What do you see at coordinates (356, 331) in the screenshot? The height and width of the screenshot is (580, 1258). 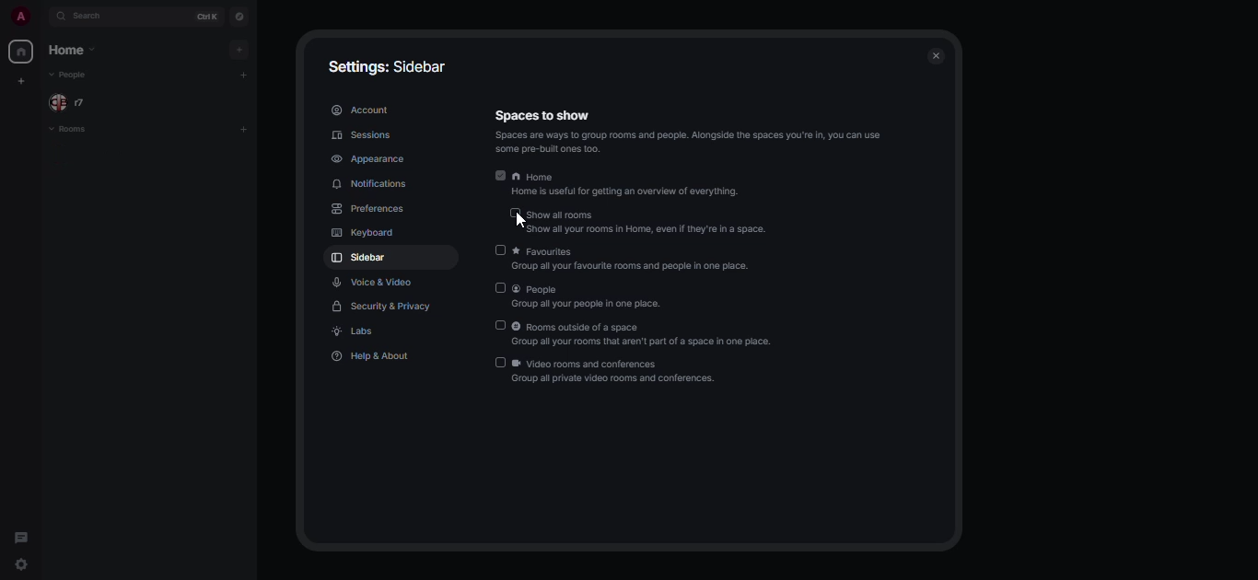 I see `labs` at bounding box center [356, 331].